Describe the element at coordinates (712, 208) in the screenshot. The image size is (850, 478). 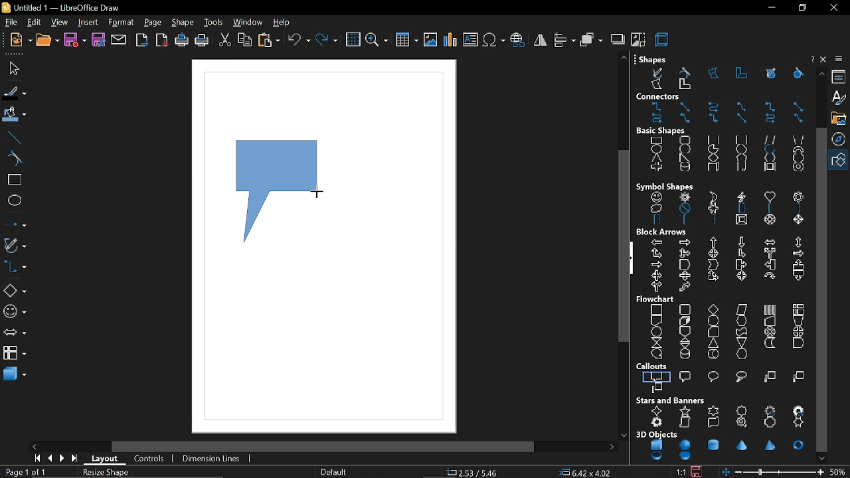
I see `puzzle` at that location.